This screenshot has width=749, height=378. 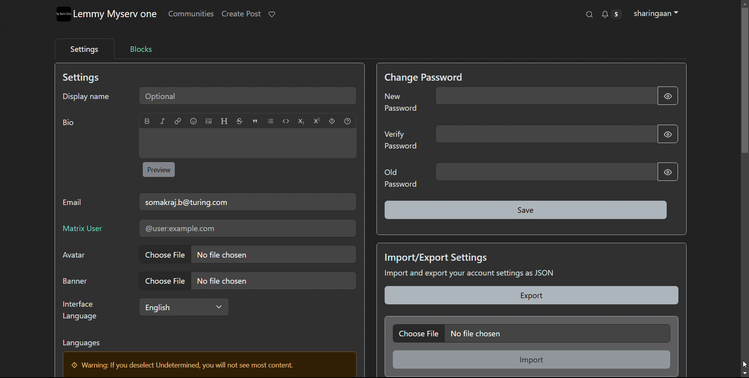 What do you see at coordinates (247, 254) in the screenshot?
I see `upload image for avatar` at bounding box center [247, 254].